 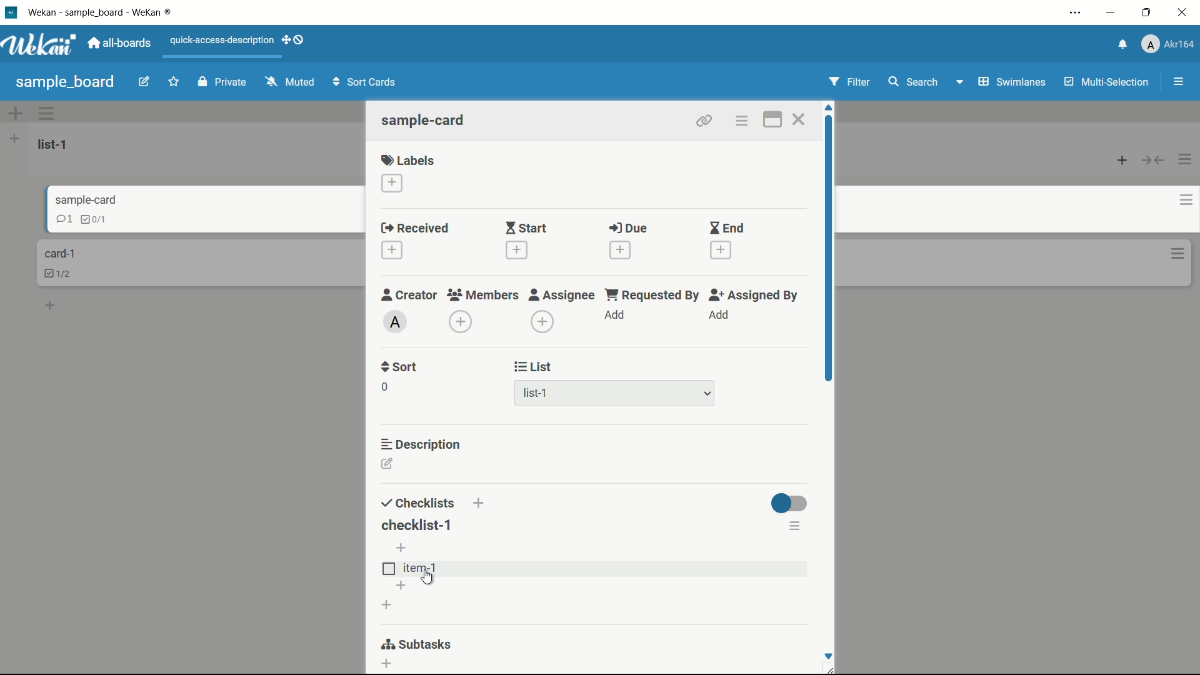 What do you see at coordinates (1177, 201) in the screenshot?
I see `card actions` at bounding box center [1177, 201].